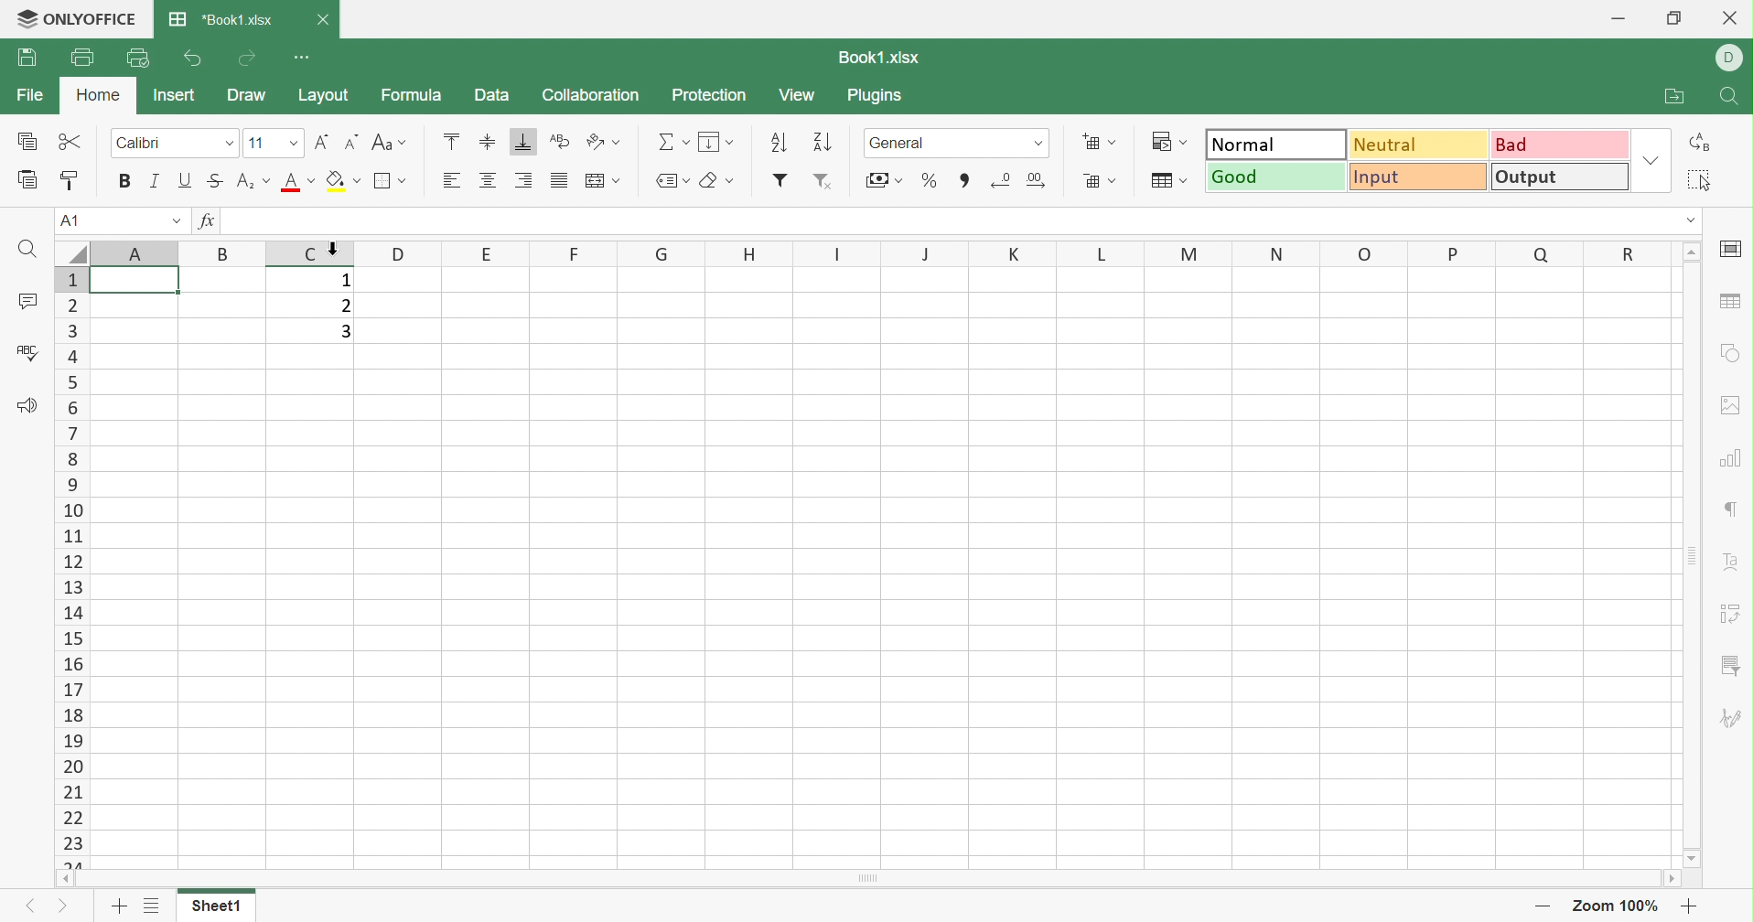 Image resolution: width=1753 pixels, height=922 pixels. Describe the element at coordinates (1695, 558) in the screenshot. I see `Scroll Bar` at that location.